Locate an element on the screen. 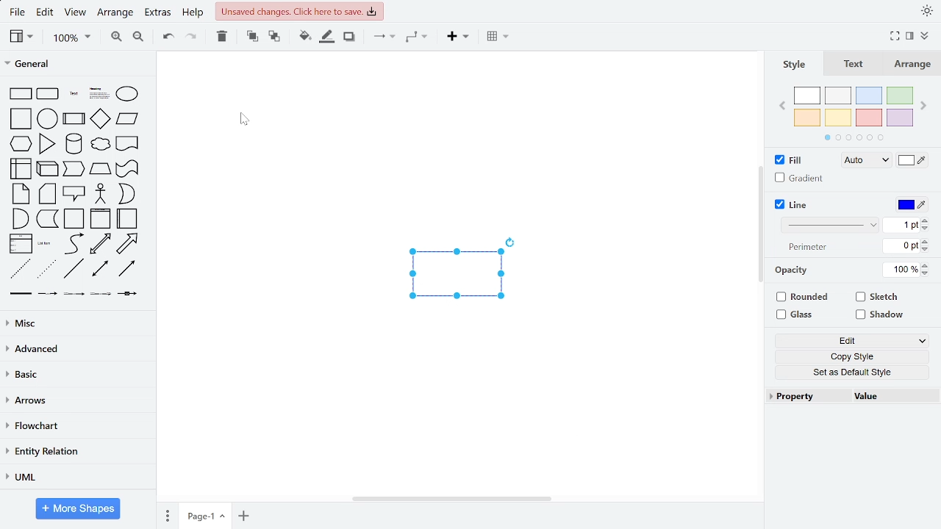 Image resolution: width=941 pixels, height=529 pixels. previous is located at coordinates (781, 106).